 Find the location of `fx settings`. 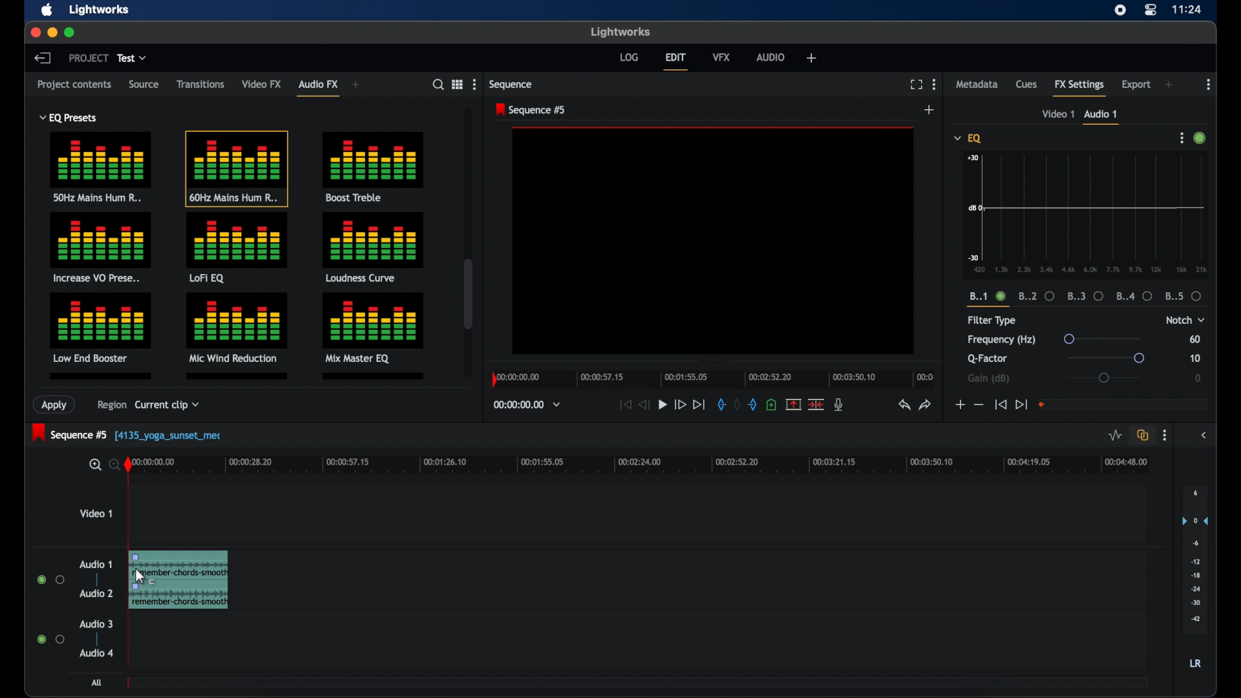

fx settings is located at coordinates (1079, 86).